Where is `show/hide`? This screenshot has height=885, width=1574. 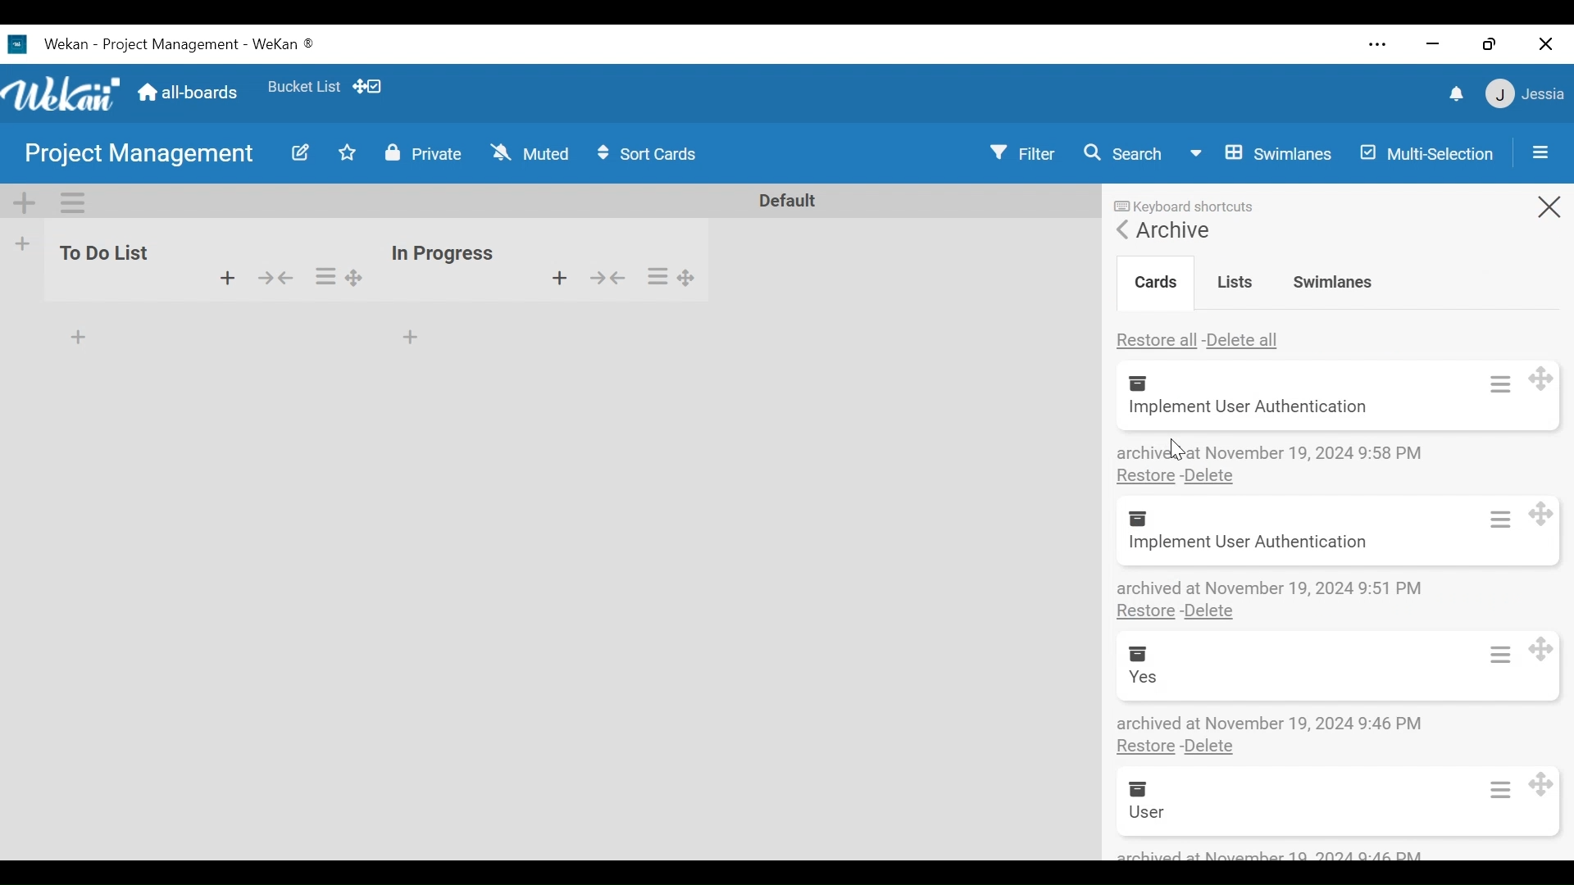 show/hide is located at coordinates (616, 281).